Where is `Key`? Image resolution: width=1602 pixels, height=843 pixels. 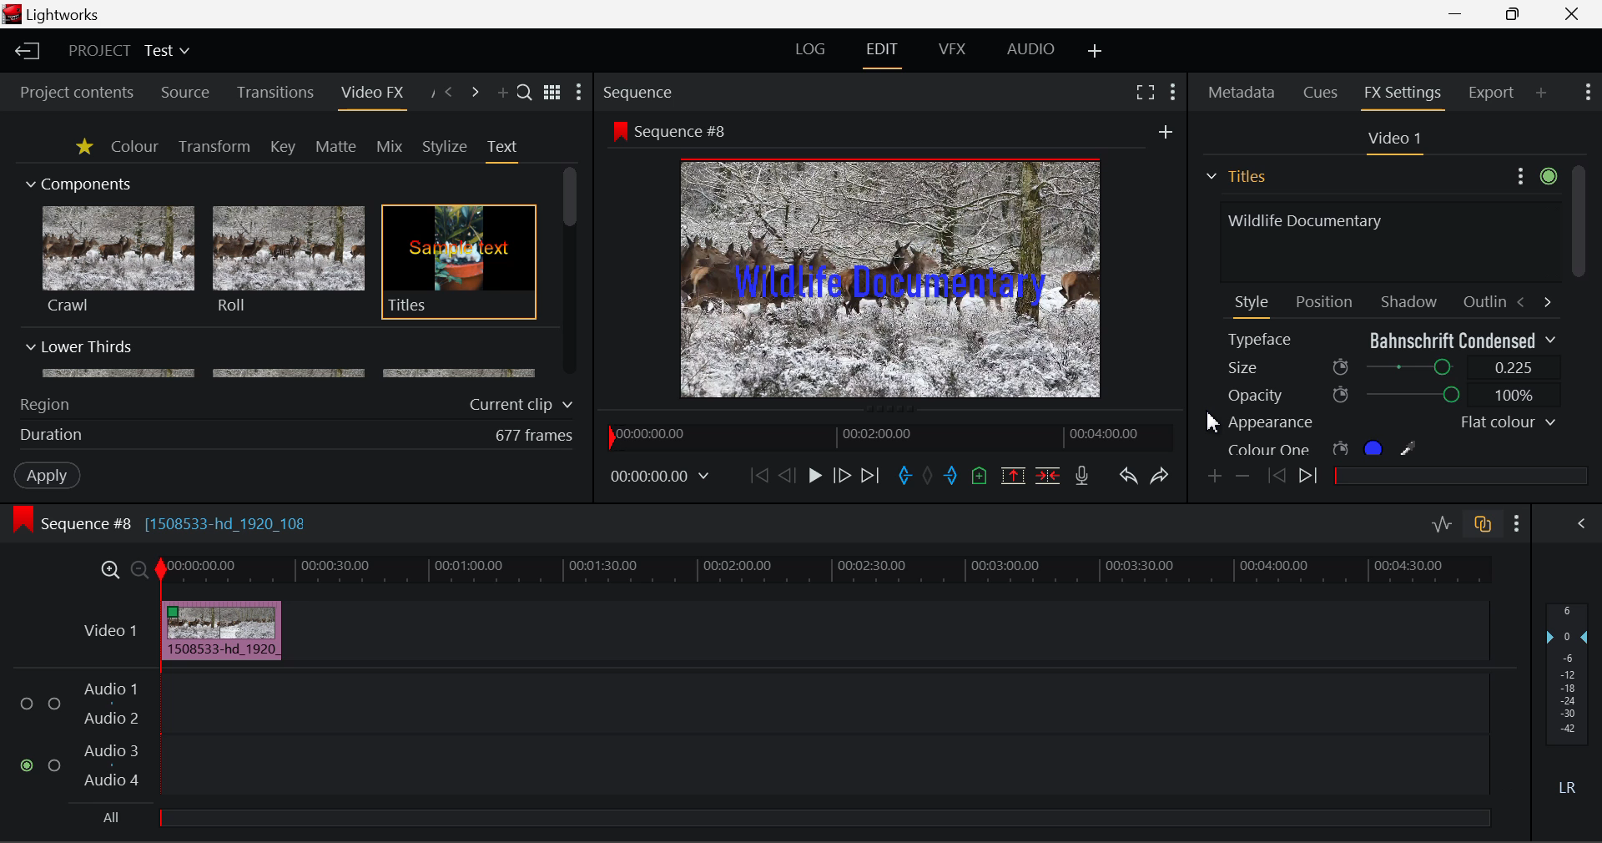 Key is located at coordinates (285, 148).